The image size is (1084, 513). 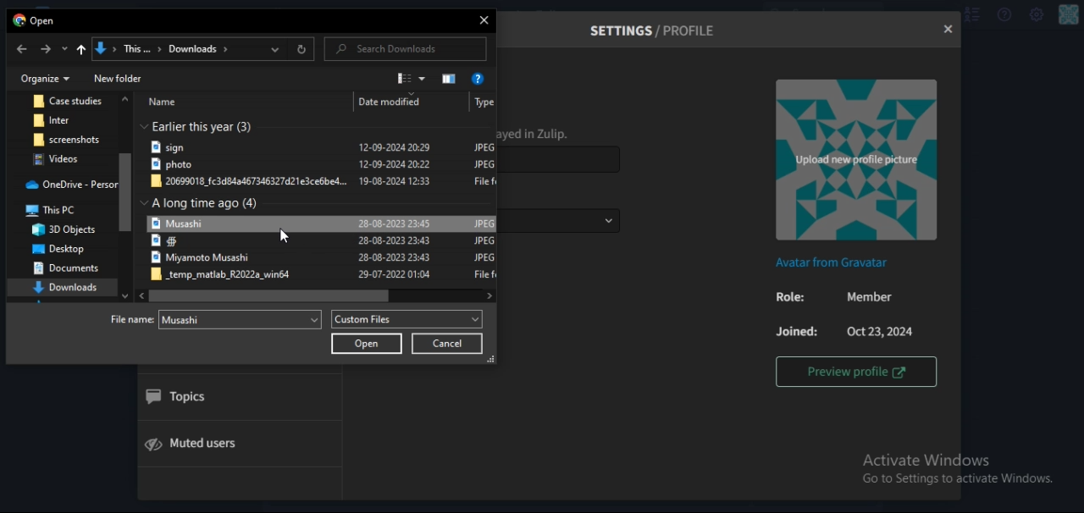 What do you see at coordinates (447, 344) in the screenshot?
I see `cancel` at bounding box center [447, 344].